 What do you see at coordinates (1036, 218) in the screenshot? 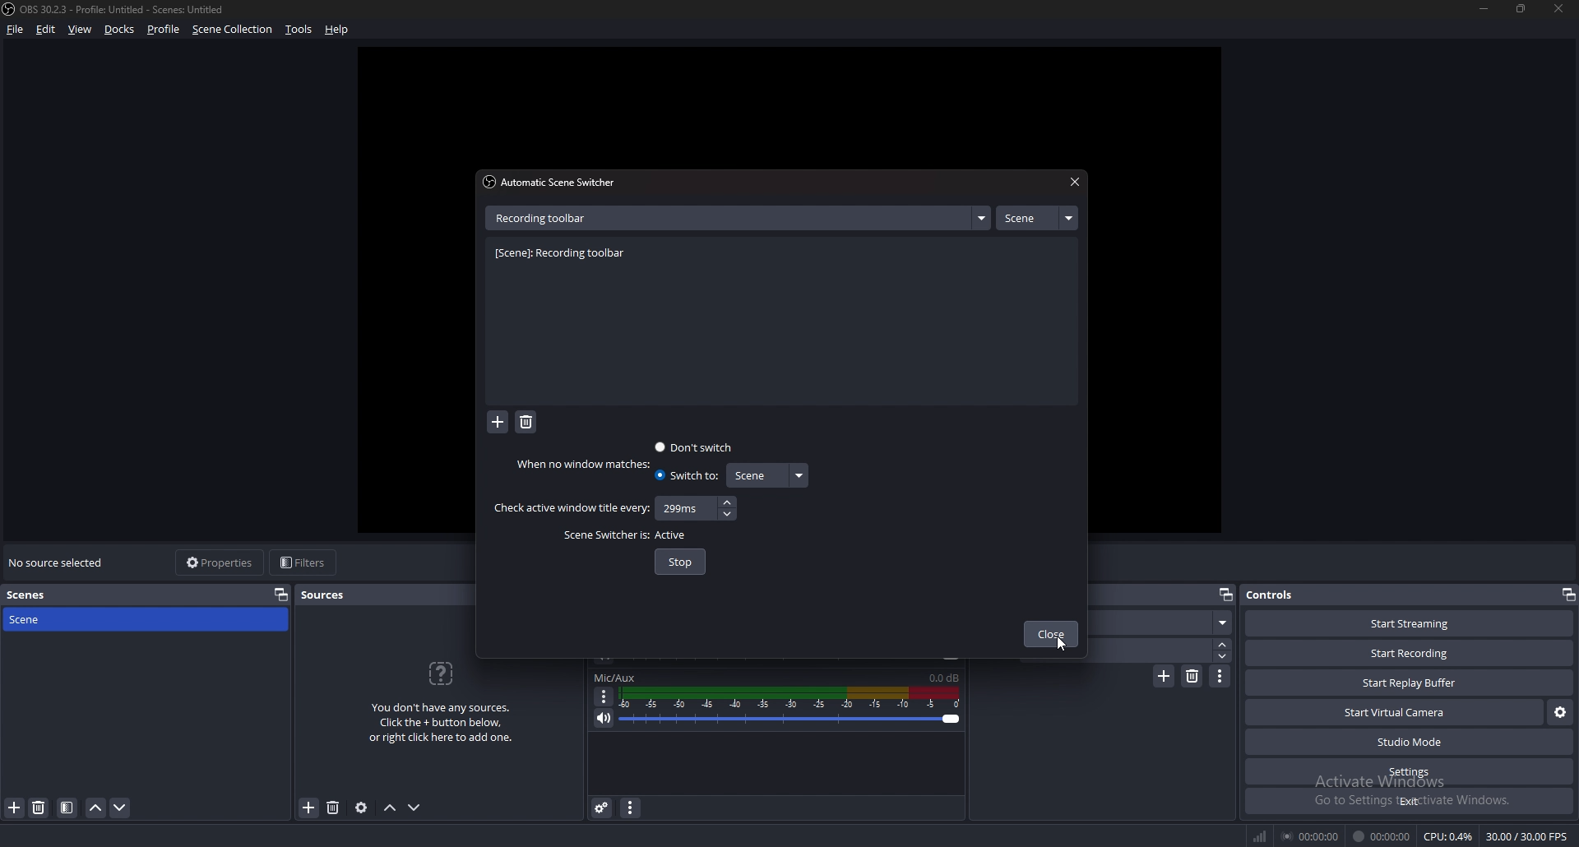
I see `scene` at bounding box center [1036, 218].